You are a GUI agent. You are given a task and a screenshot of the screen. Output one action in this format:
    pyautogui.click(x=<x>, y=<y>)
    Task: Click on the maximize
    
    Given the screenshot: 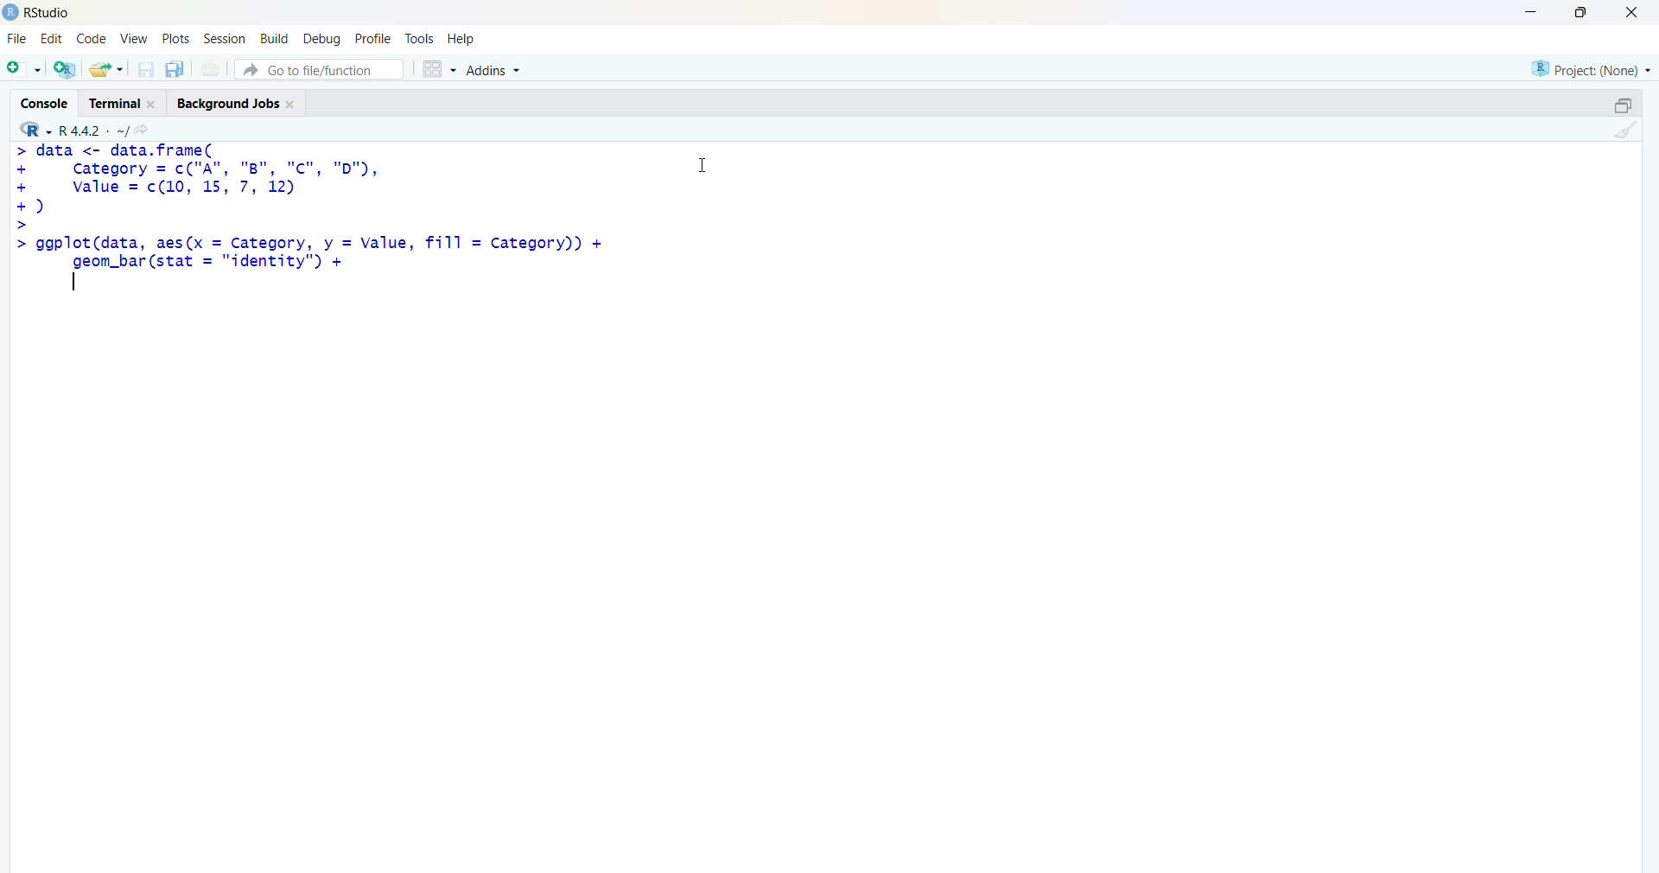 What is the action you would take?
    pyautogui.click(x=1586, y=12)
    